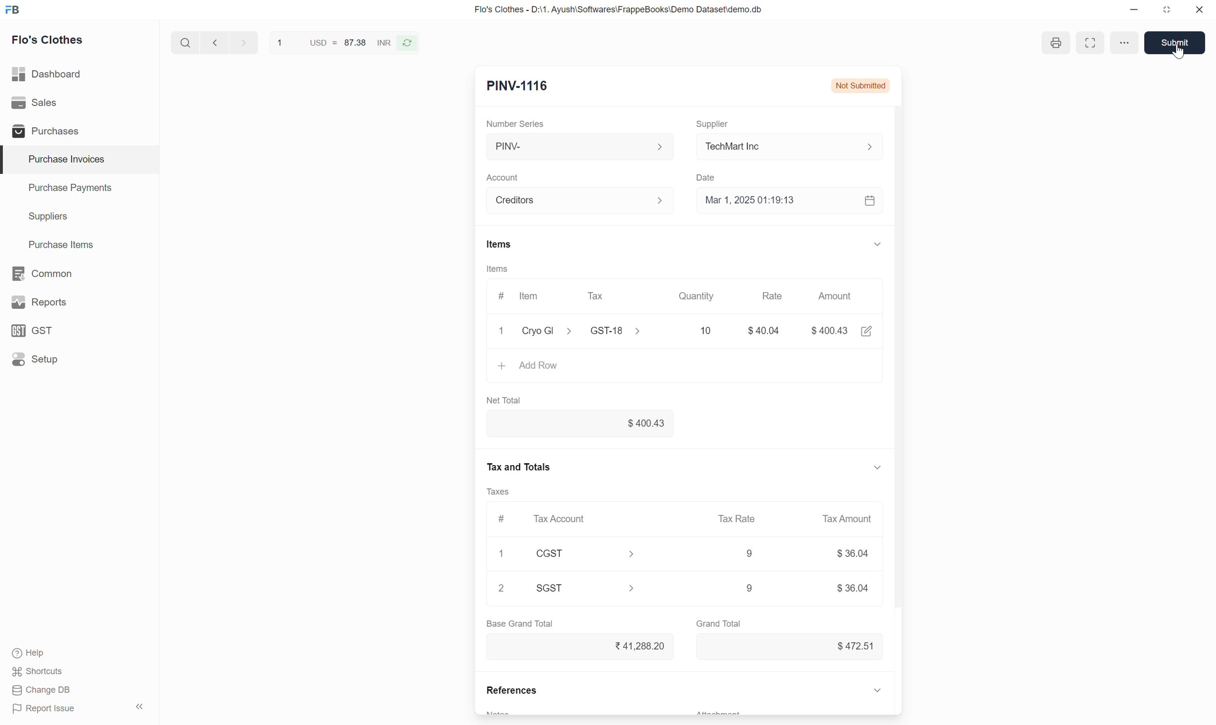 This screenshot has height=725, width=1216. Describe the element at coordinates (638, 645) in the screenshot. I see `Rs. 4,128.82` at that location.